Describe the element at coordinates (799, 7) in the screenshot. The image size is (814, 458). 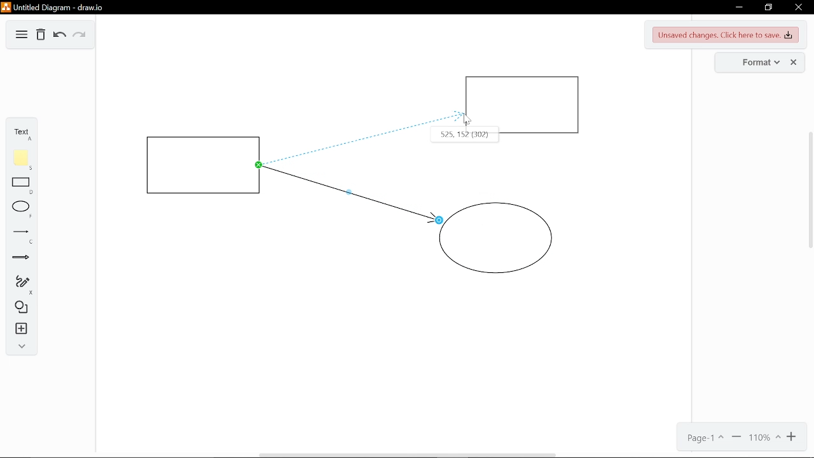
I see `Close` at that location.